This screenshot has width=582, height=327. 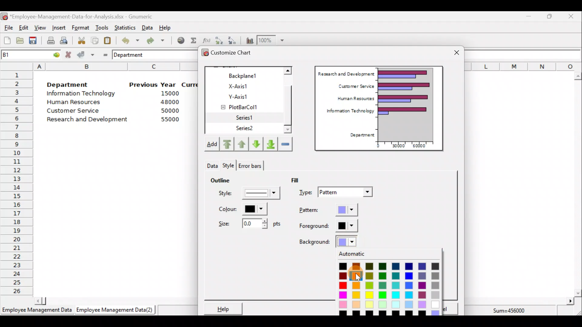 What do you see at coordinates (168, 93) in the screenshot?
I see `15000` at bounding box center [168, 93].